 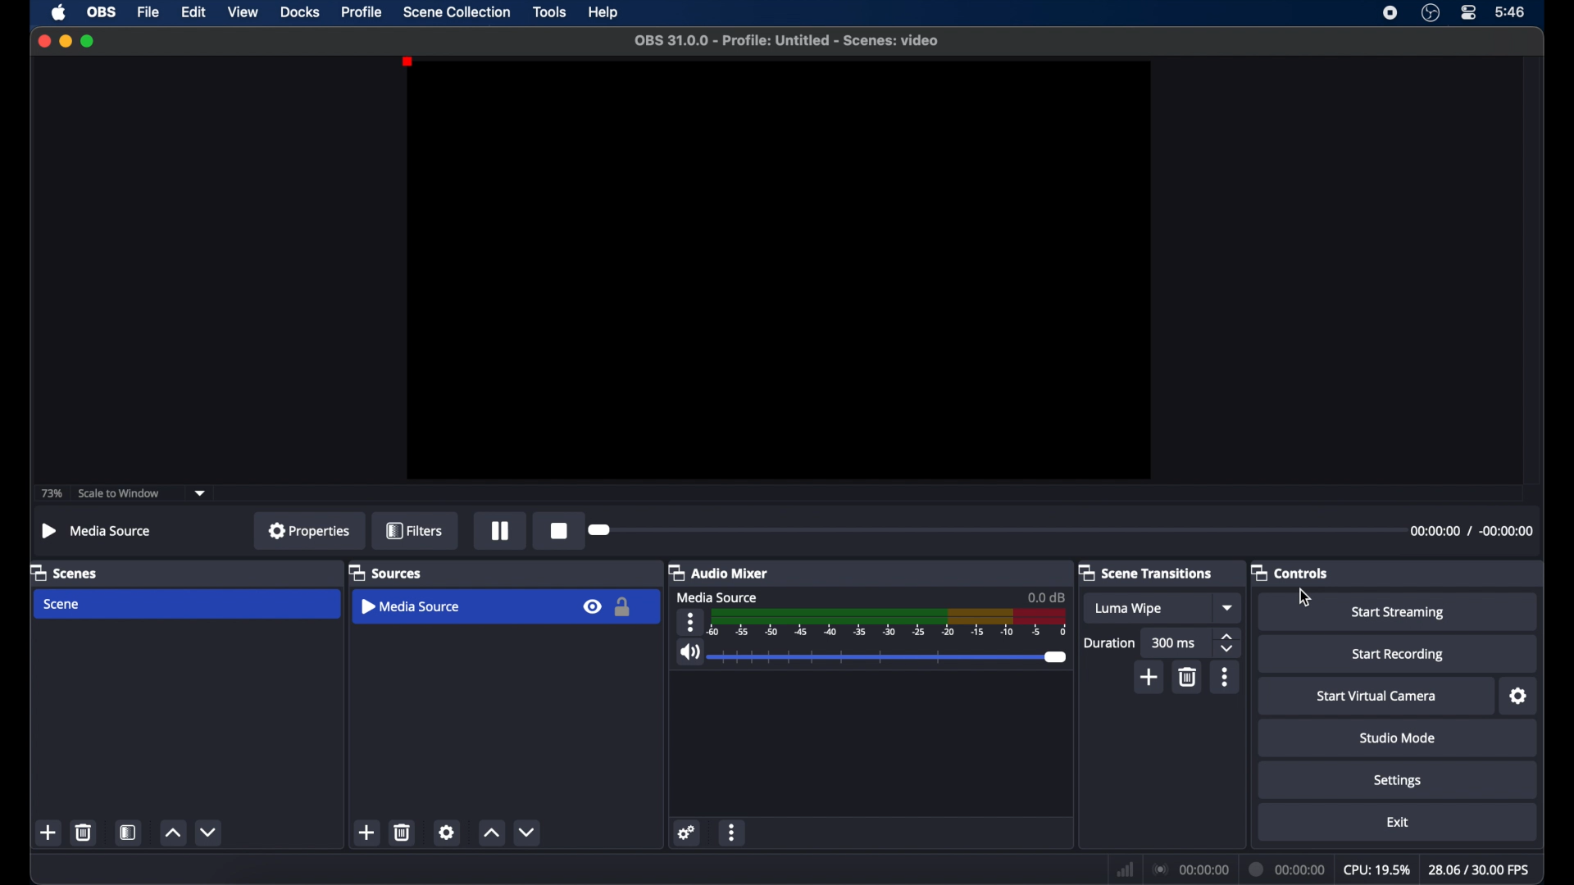 What do you see at coordinates (889, 623) in the screenshot?
I see `timeline ` at bounding box center [889, 623].